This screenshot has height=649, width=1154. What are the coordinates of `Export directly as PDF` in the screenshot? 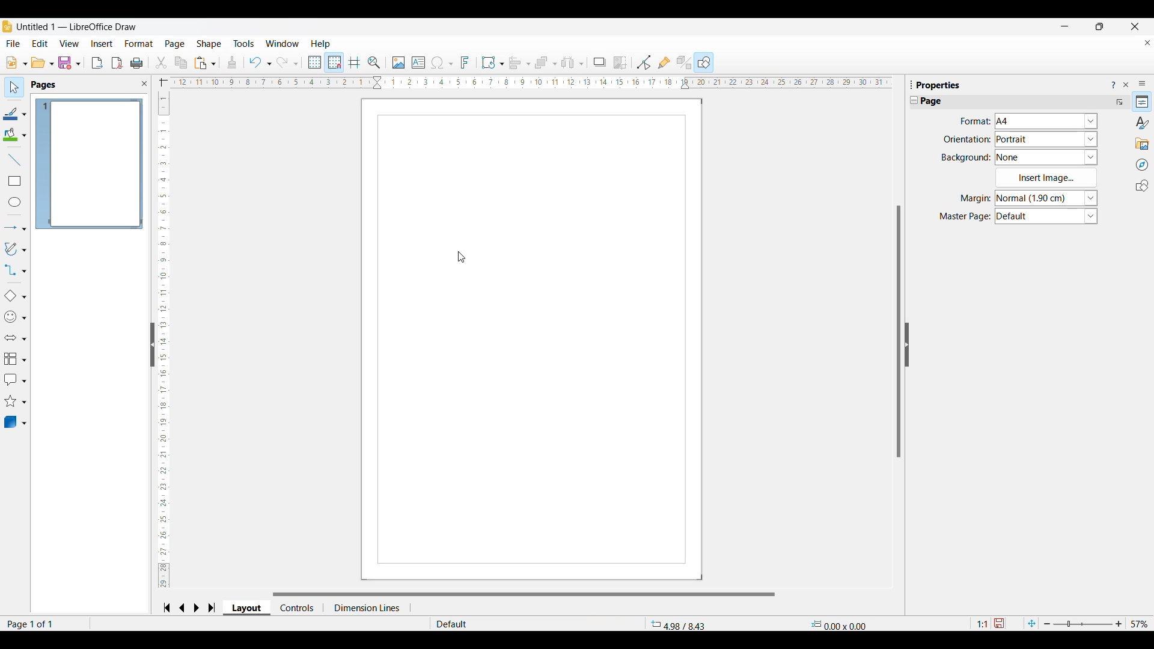 It's located at (117, 63).